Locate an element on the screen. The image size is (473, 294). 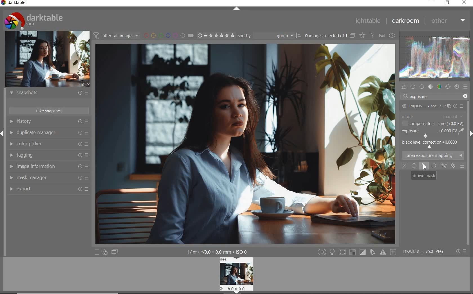
range rating of selected images is located at coordinates (216, 35).